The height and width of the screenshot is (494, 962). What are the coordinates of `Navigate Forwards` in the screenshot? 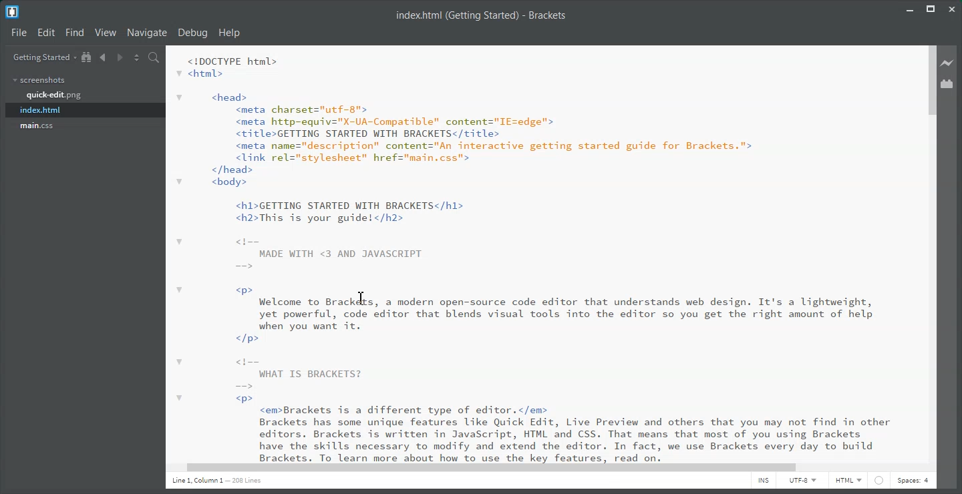 It's located at (120, 57).